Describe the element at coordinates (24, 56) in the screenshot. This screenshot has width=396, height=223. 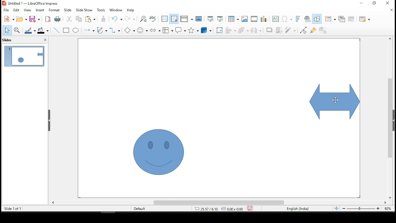
I see `slide 1` at that location.